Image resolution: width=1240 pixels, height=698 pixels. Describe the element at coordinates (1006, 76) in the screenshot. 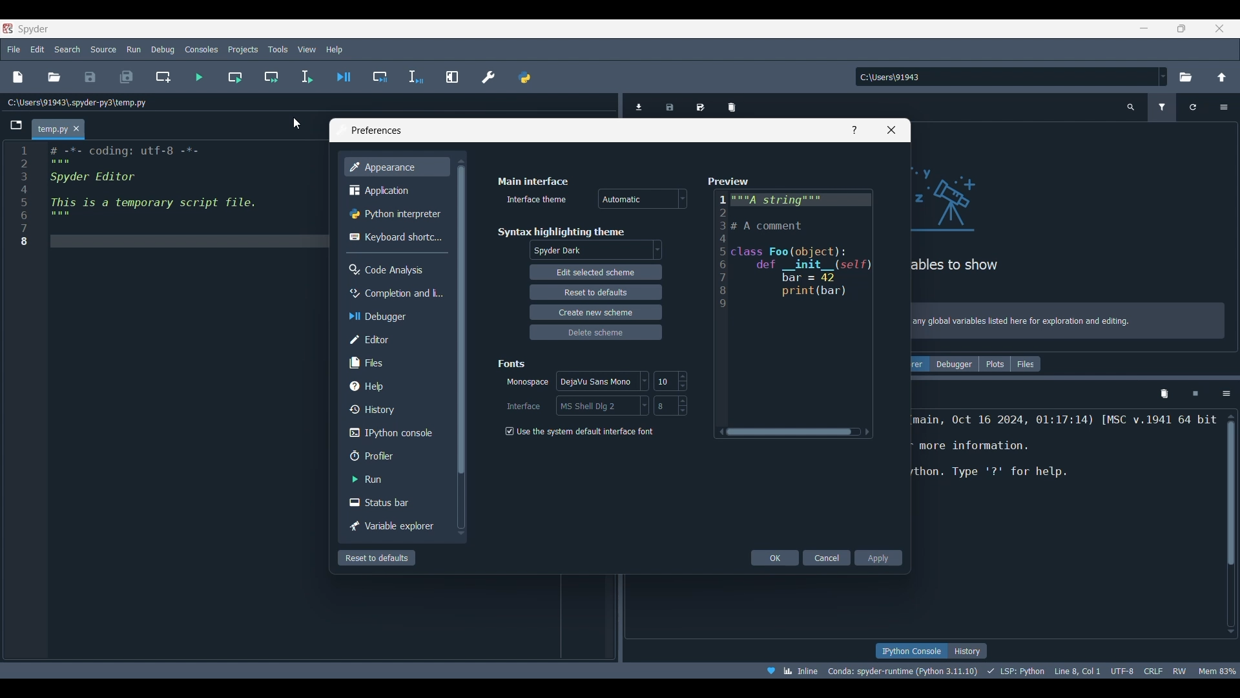

I see `Input location` at that location.